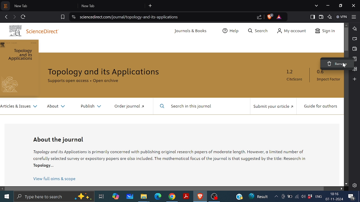 This screenshot has width=360, height=202. I want to click on Topology and its applications, so click(105, 72).